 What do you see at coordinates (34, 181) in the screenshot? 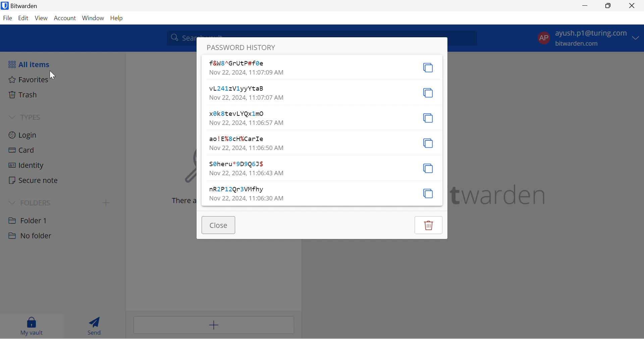
I see `secure note` at bounding box center [34, 181].